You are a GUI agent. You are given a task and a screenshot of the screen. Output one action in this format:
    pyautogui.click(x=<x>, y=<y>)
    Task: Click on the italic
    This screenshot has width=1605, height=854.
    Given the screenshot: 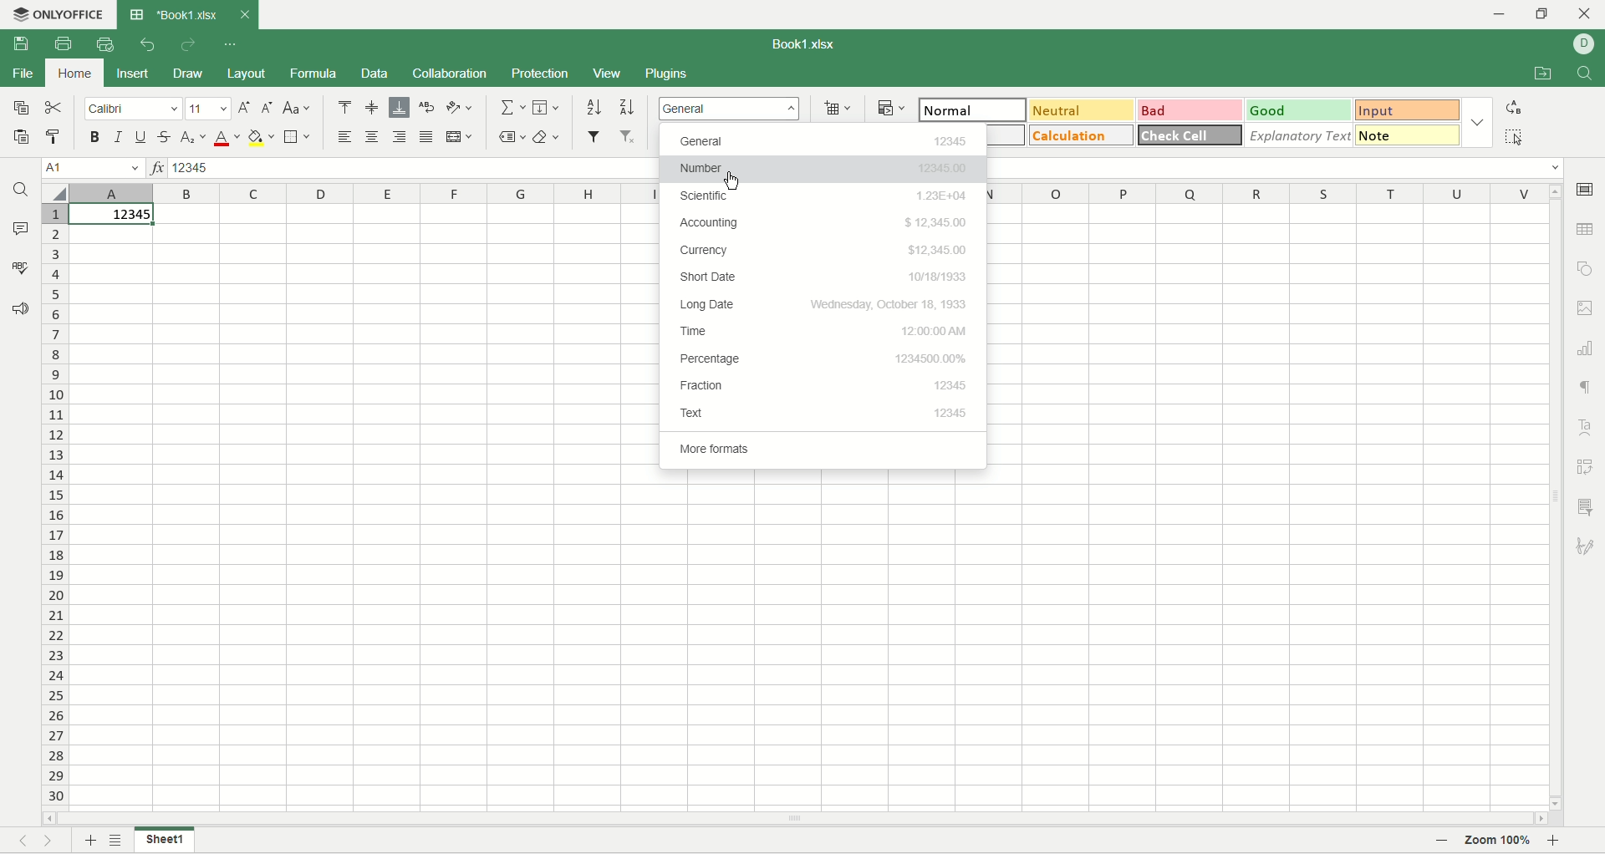 What is the action you would take?
    pyautogui.click(x=119, y=135)
    